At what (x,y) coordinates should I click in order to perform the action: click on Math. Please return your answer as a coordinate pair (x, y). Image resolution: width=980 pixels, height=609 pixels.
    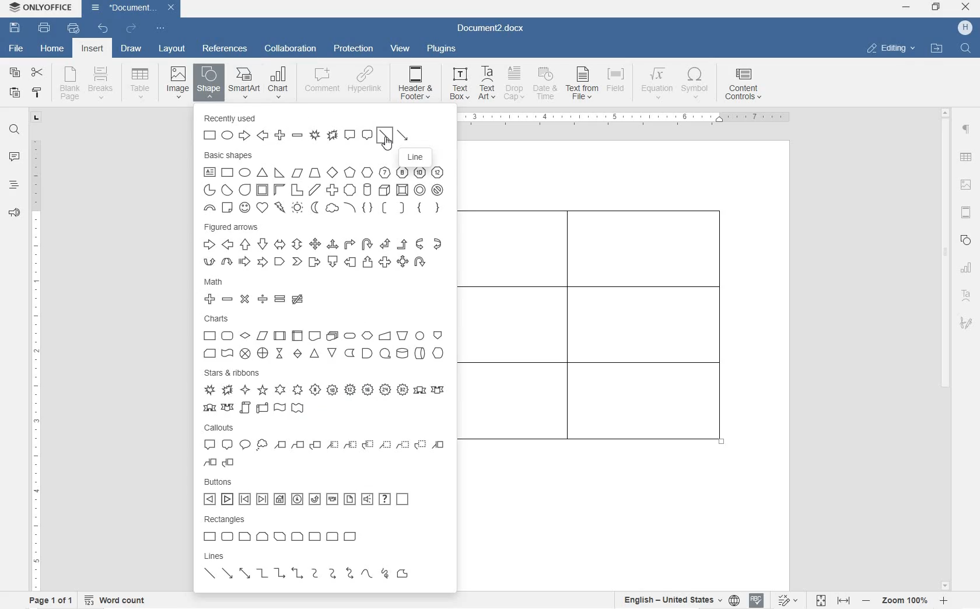
    Looking at the image, I should click on (327, 292).